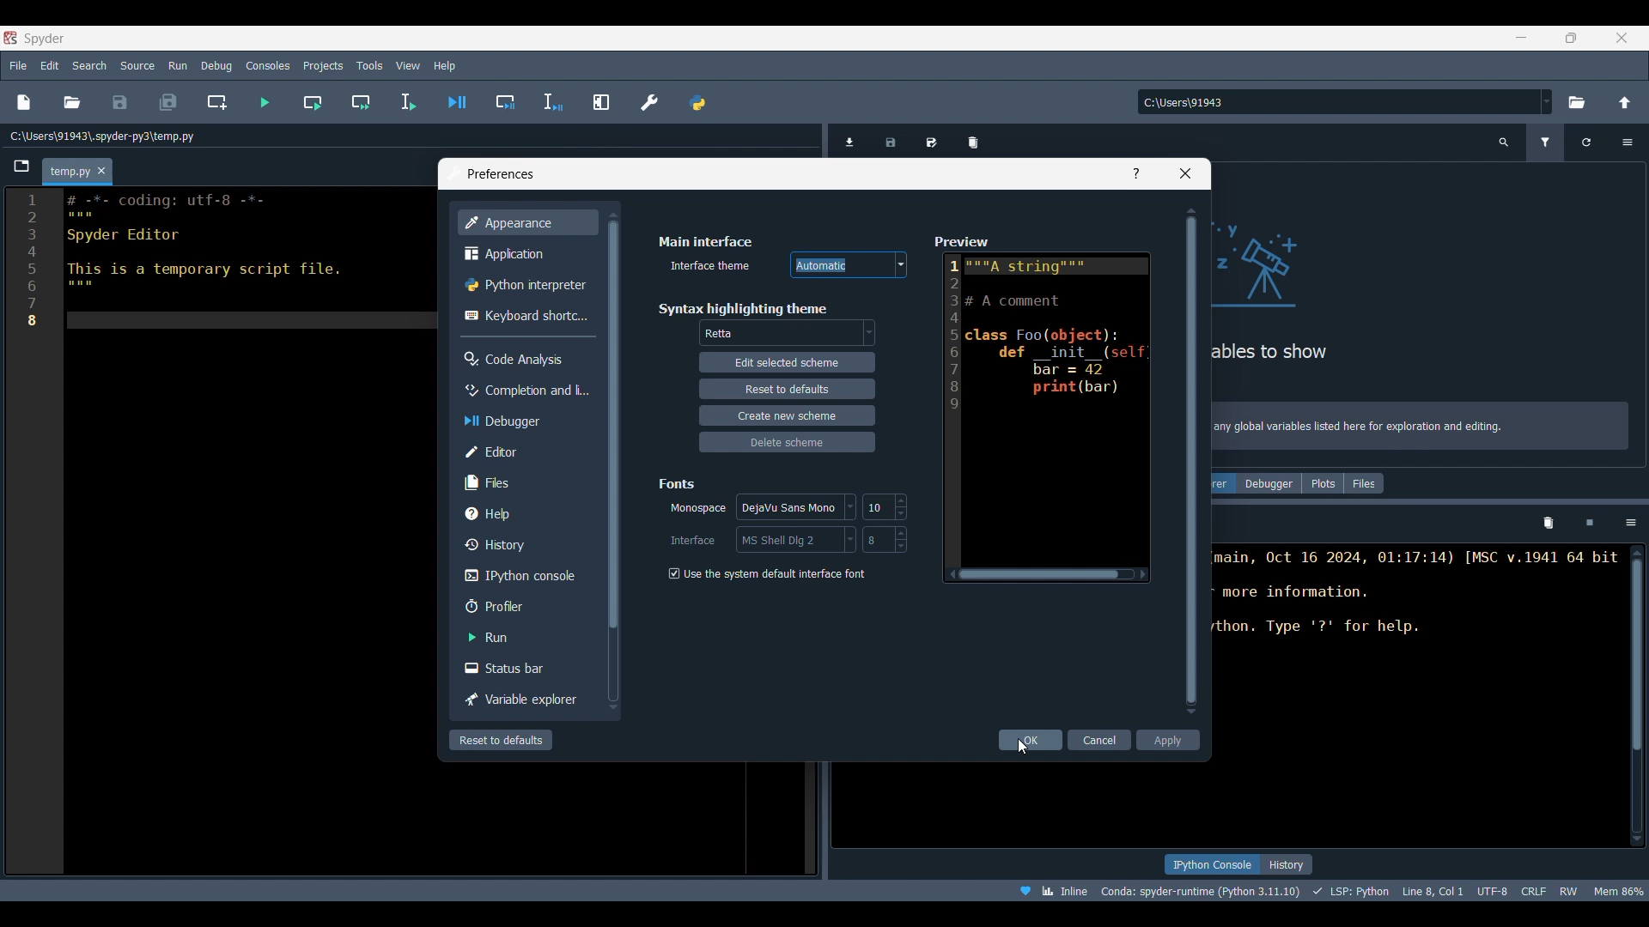 This screenshot has height=927, width=1649. Describe the element at coordinates (103, 136) in the screenshot. I see `Location of current file` at that location.